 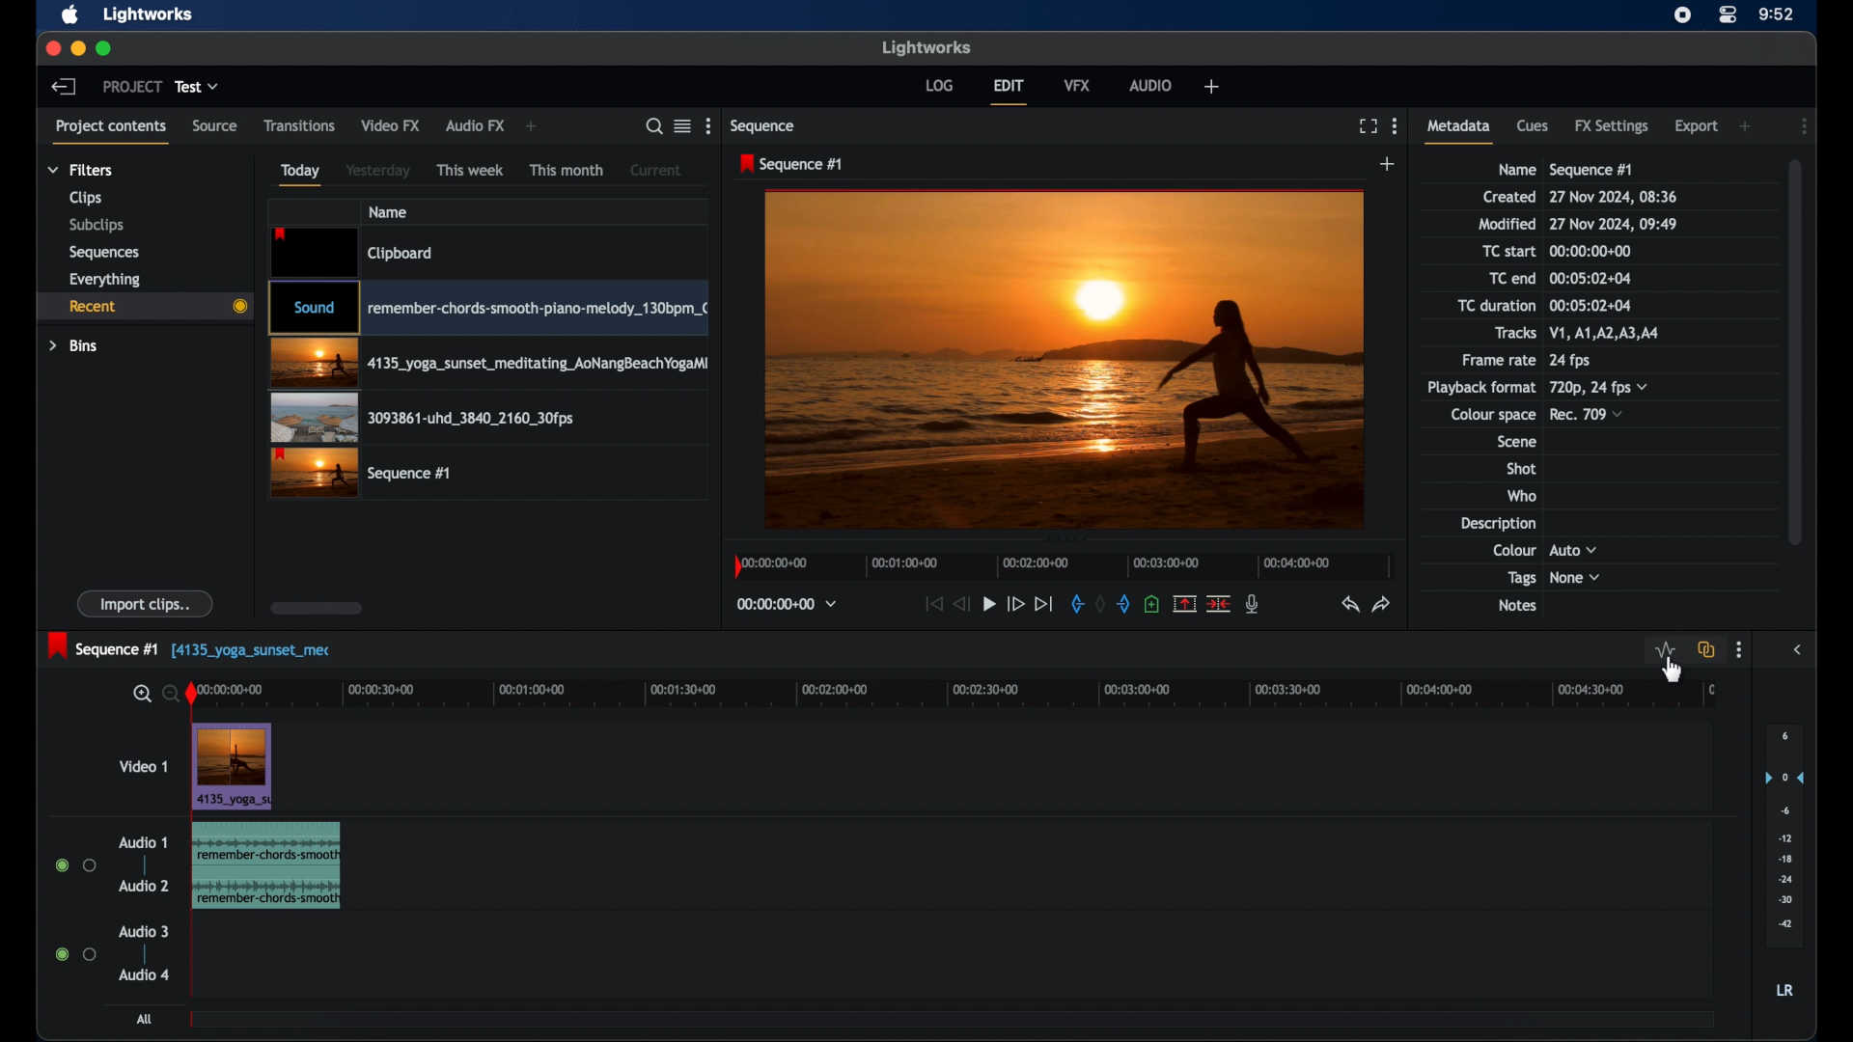 I want to click on sequence, so click(x=764, y=127).